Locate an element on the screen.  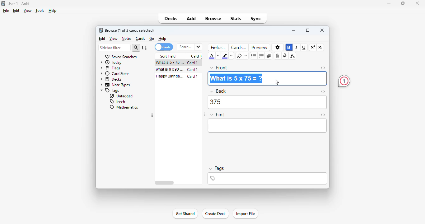
minimize is located at coordinates (294, 30).